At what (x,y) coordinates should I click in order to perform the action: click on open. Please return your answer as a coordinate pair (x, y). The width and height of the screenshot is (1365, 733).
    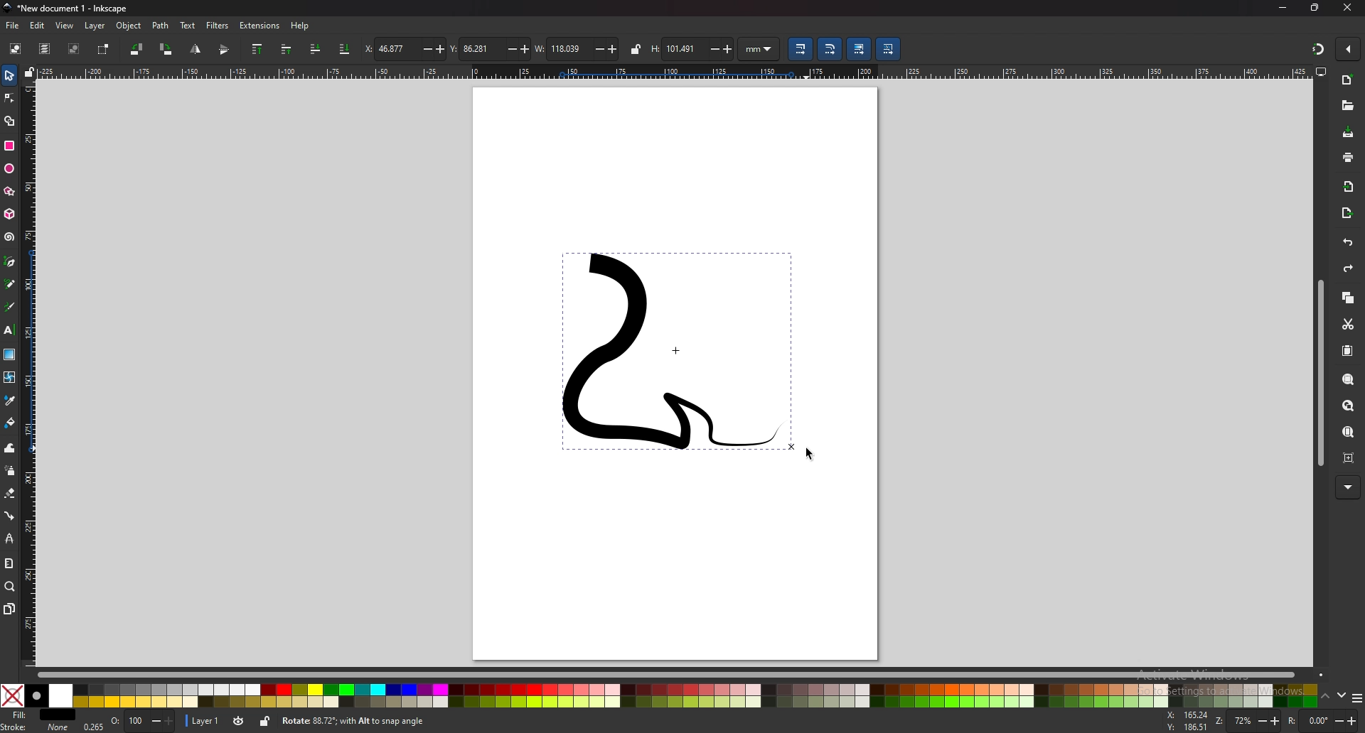
    Looking at the image, I should click on (1346, 104).